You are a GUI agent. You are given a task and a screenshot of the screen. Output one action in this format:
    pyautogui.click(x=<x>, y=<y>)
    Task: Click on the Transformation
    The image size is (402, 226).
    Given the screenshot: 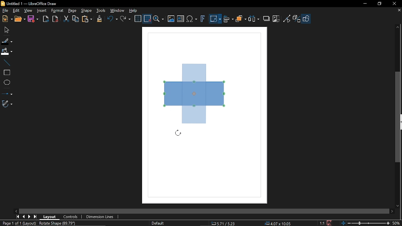 What is the action you would take?
    pyautogui.click(x=215, y=19)
    